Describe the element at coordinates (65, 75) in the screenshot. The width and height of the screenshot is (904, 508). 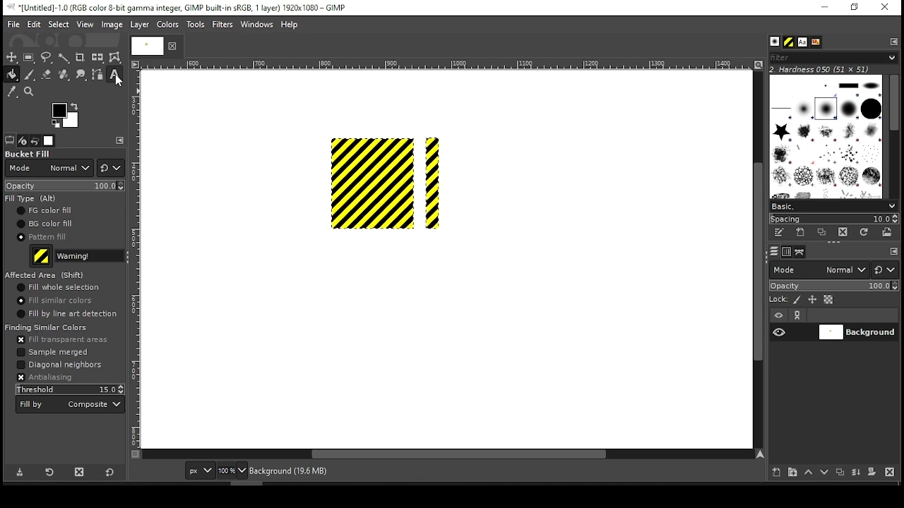
I see `heal tool` at that location.